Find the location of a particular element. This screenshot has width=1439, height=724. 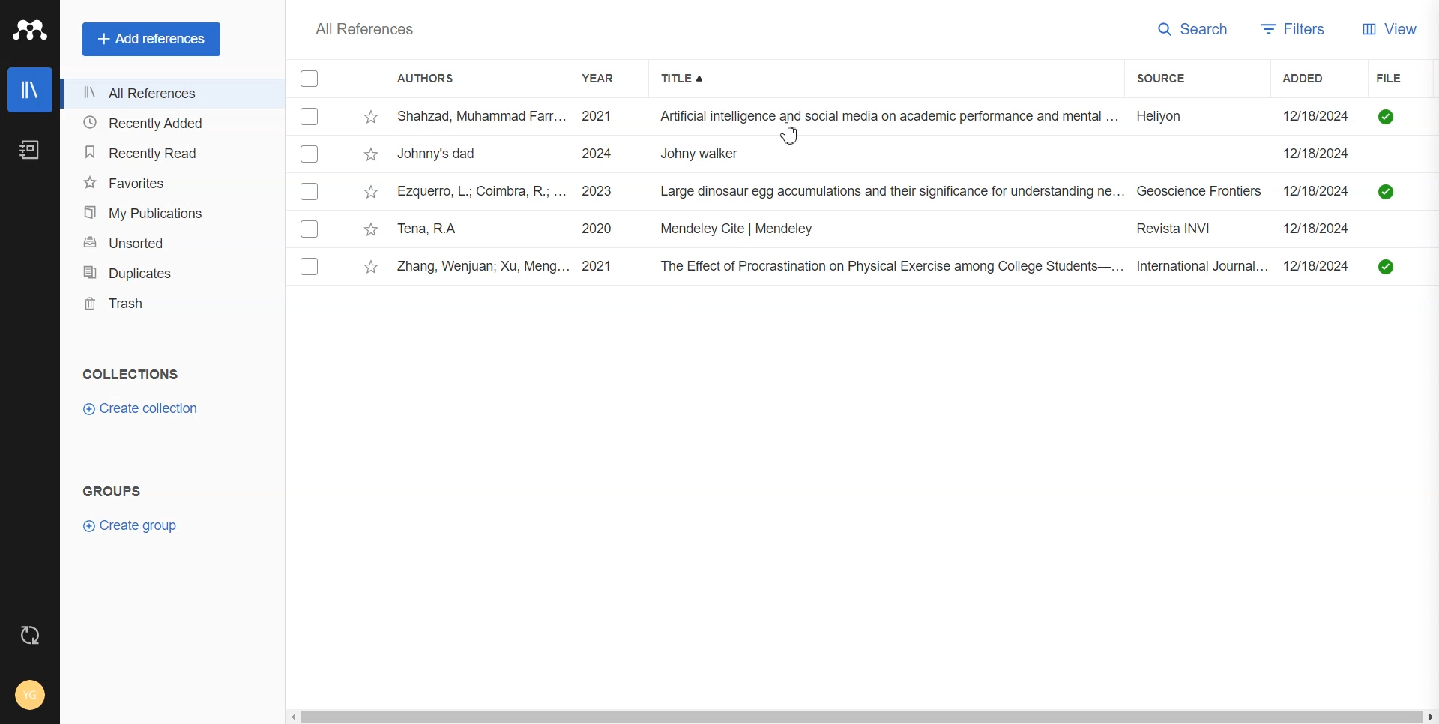

Checkmarks is located at coordinates (310, 193).